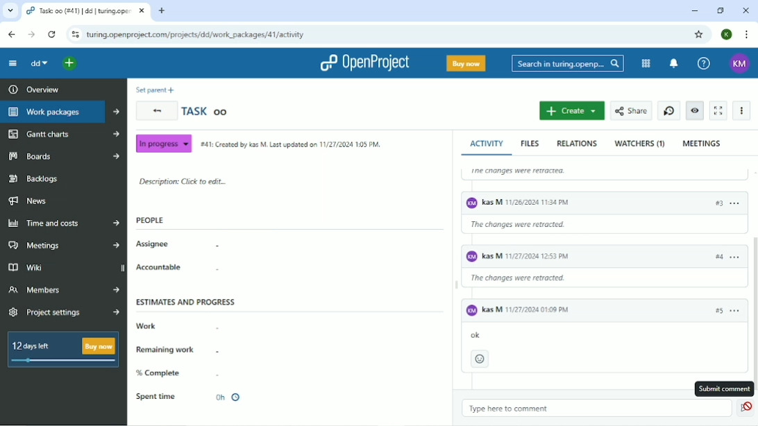 This screenshot has height=426, width=758. What do you see at coordinates (727, 34) in the screenshot?
I see `K` at bounding box center [727, 34].